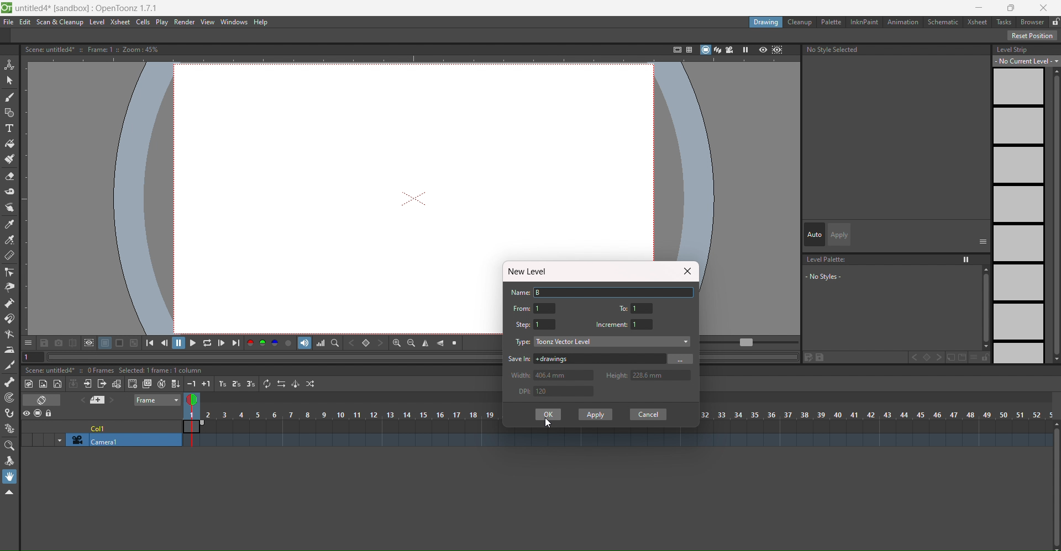 The width and height of the screenshot is (1061, 551). Describe the element at coordinates (59, 23) in the screenshot. I see `scan & cleanup` at that location.